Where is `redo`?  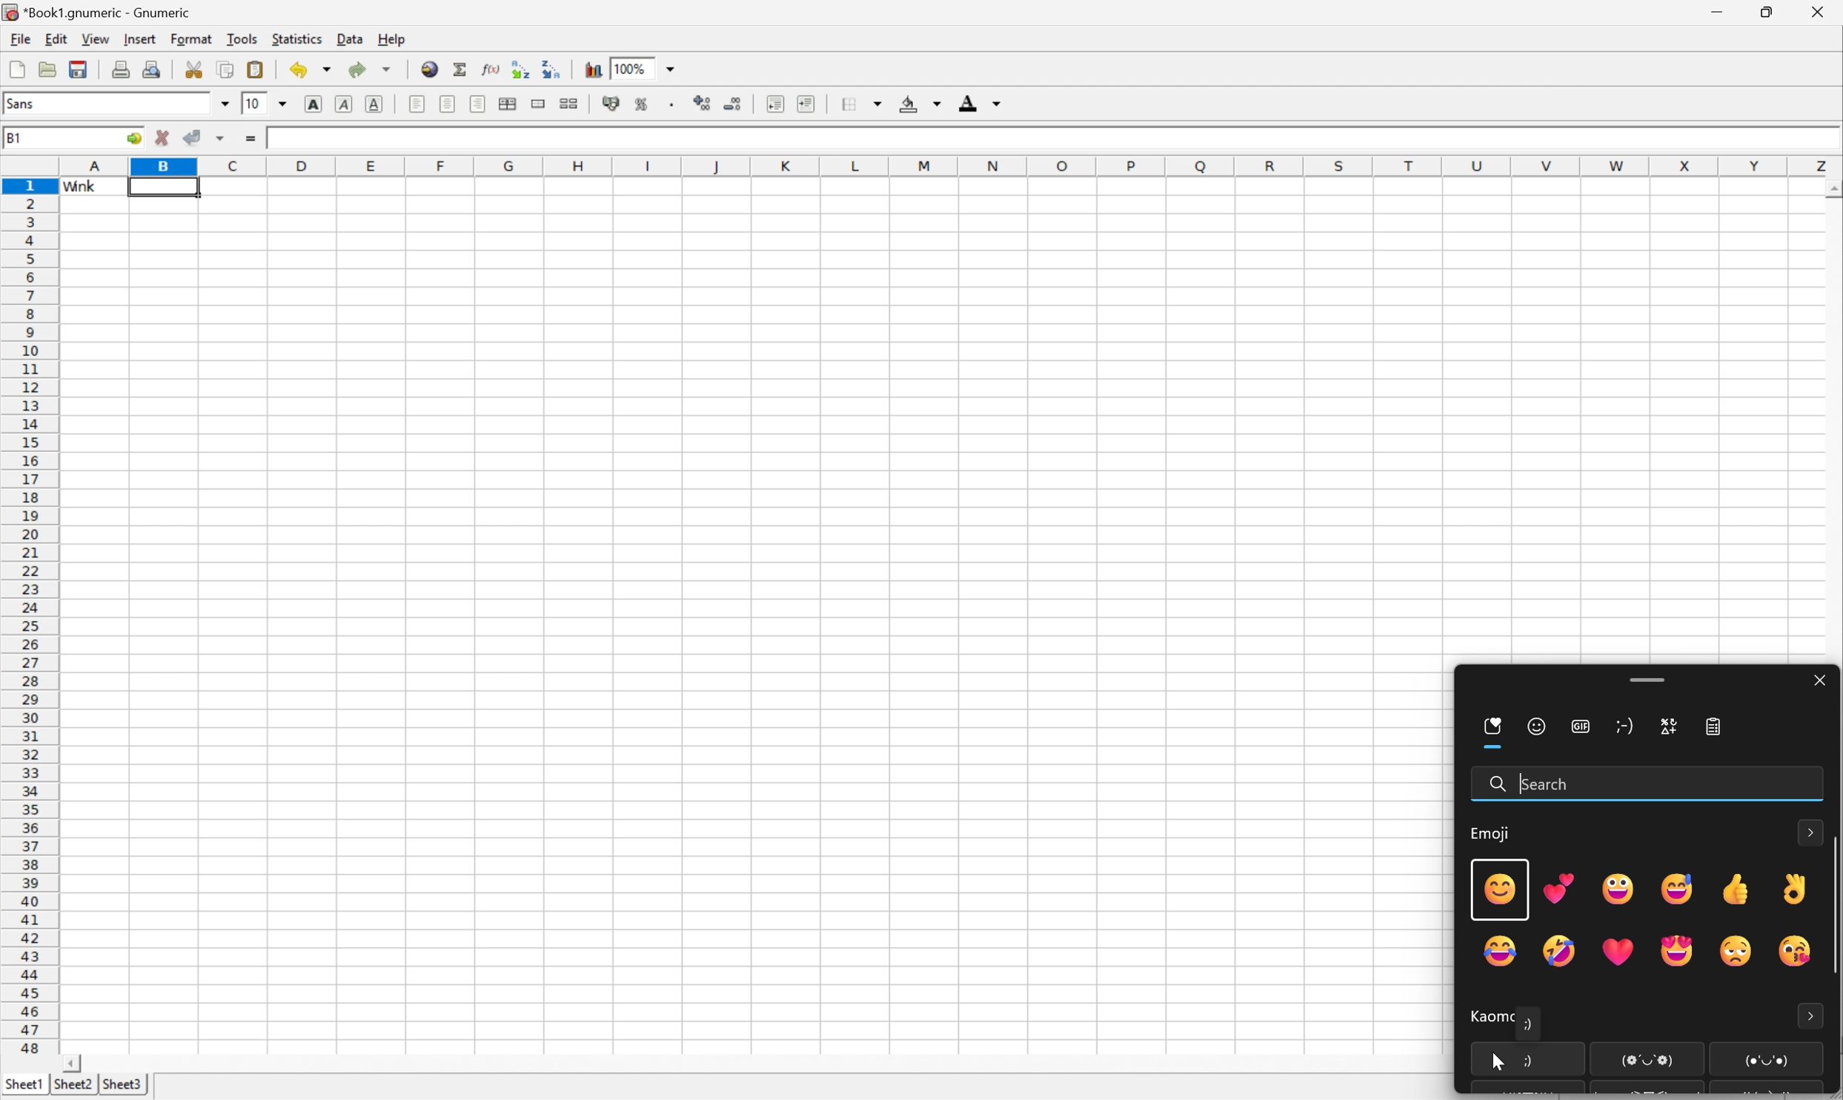
redo is located at coordinates (372, 73).